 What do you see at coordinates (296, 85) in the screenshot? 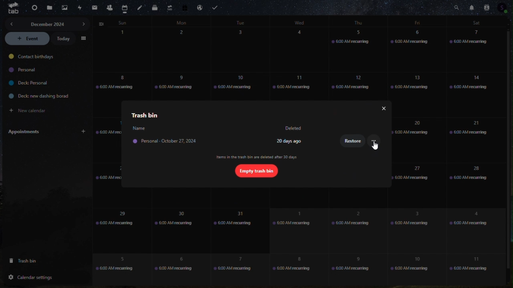
I see `11` at bounding box center [296, 85].